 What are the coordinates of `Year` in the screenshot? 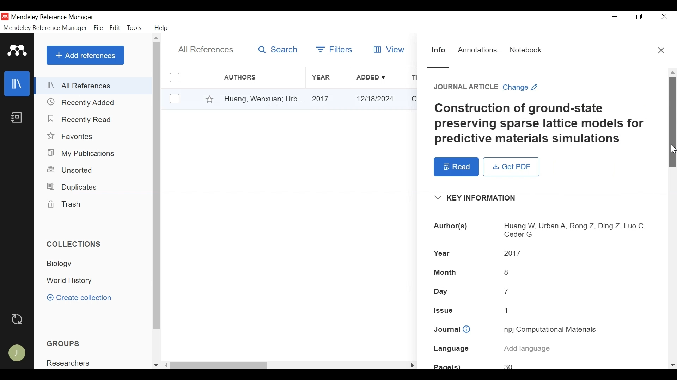 It's located at (327, 77).